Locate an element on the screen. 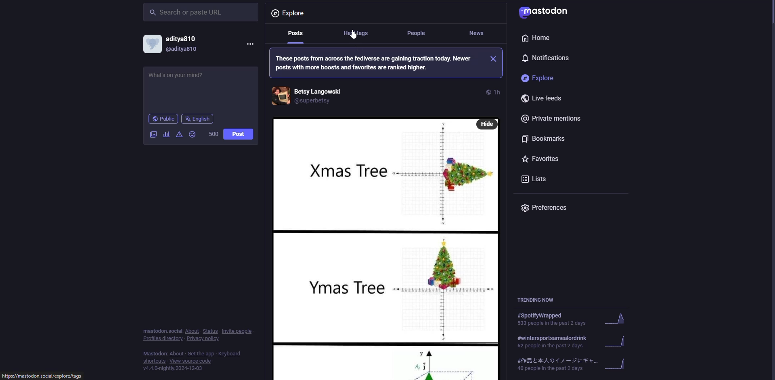  live feeds is located at coordinates (545, 98).